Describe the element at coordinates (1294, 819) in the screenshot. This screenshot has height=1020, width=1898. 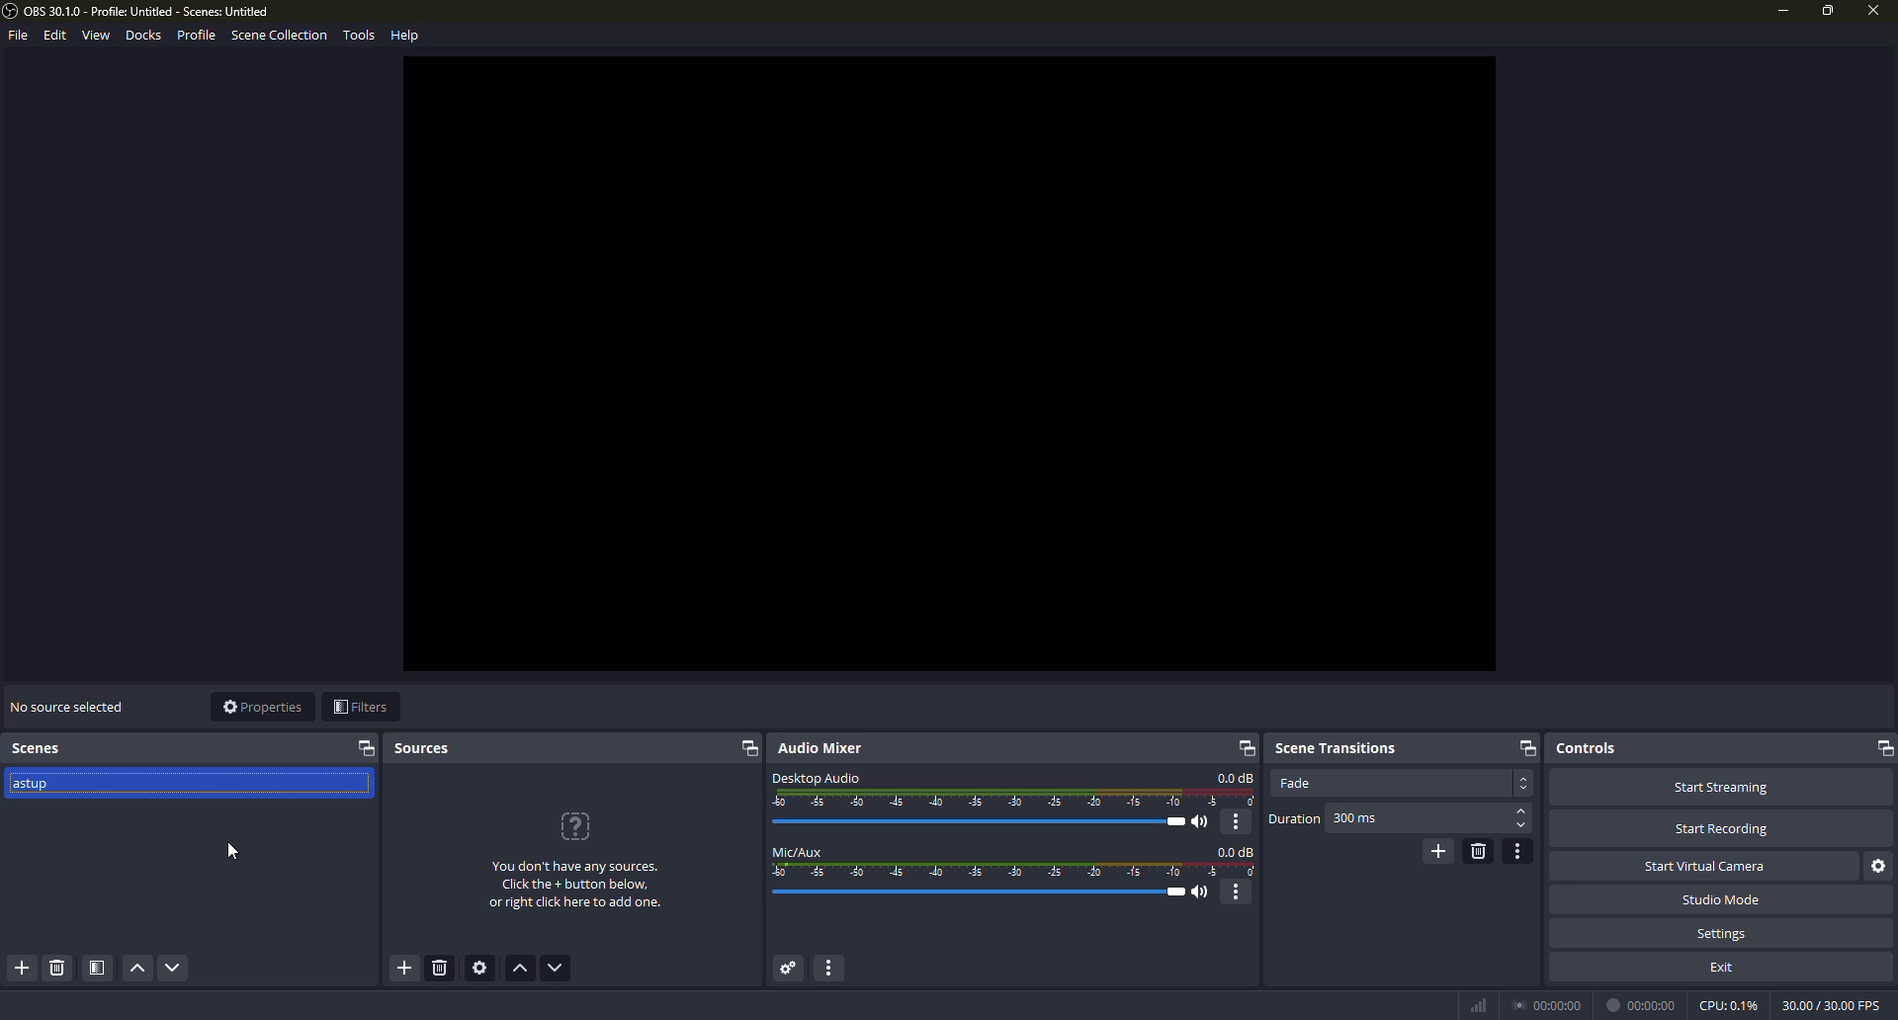
I see `duration` at that location.